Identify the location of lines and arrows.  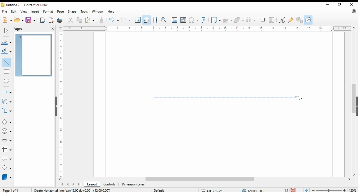
(6, 92).